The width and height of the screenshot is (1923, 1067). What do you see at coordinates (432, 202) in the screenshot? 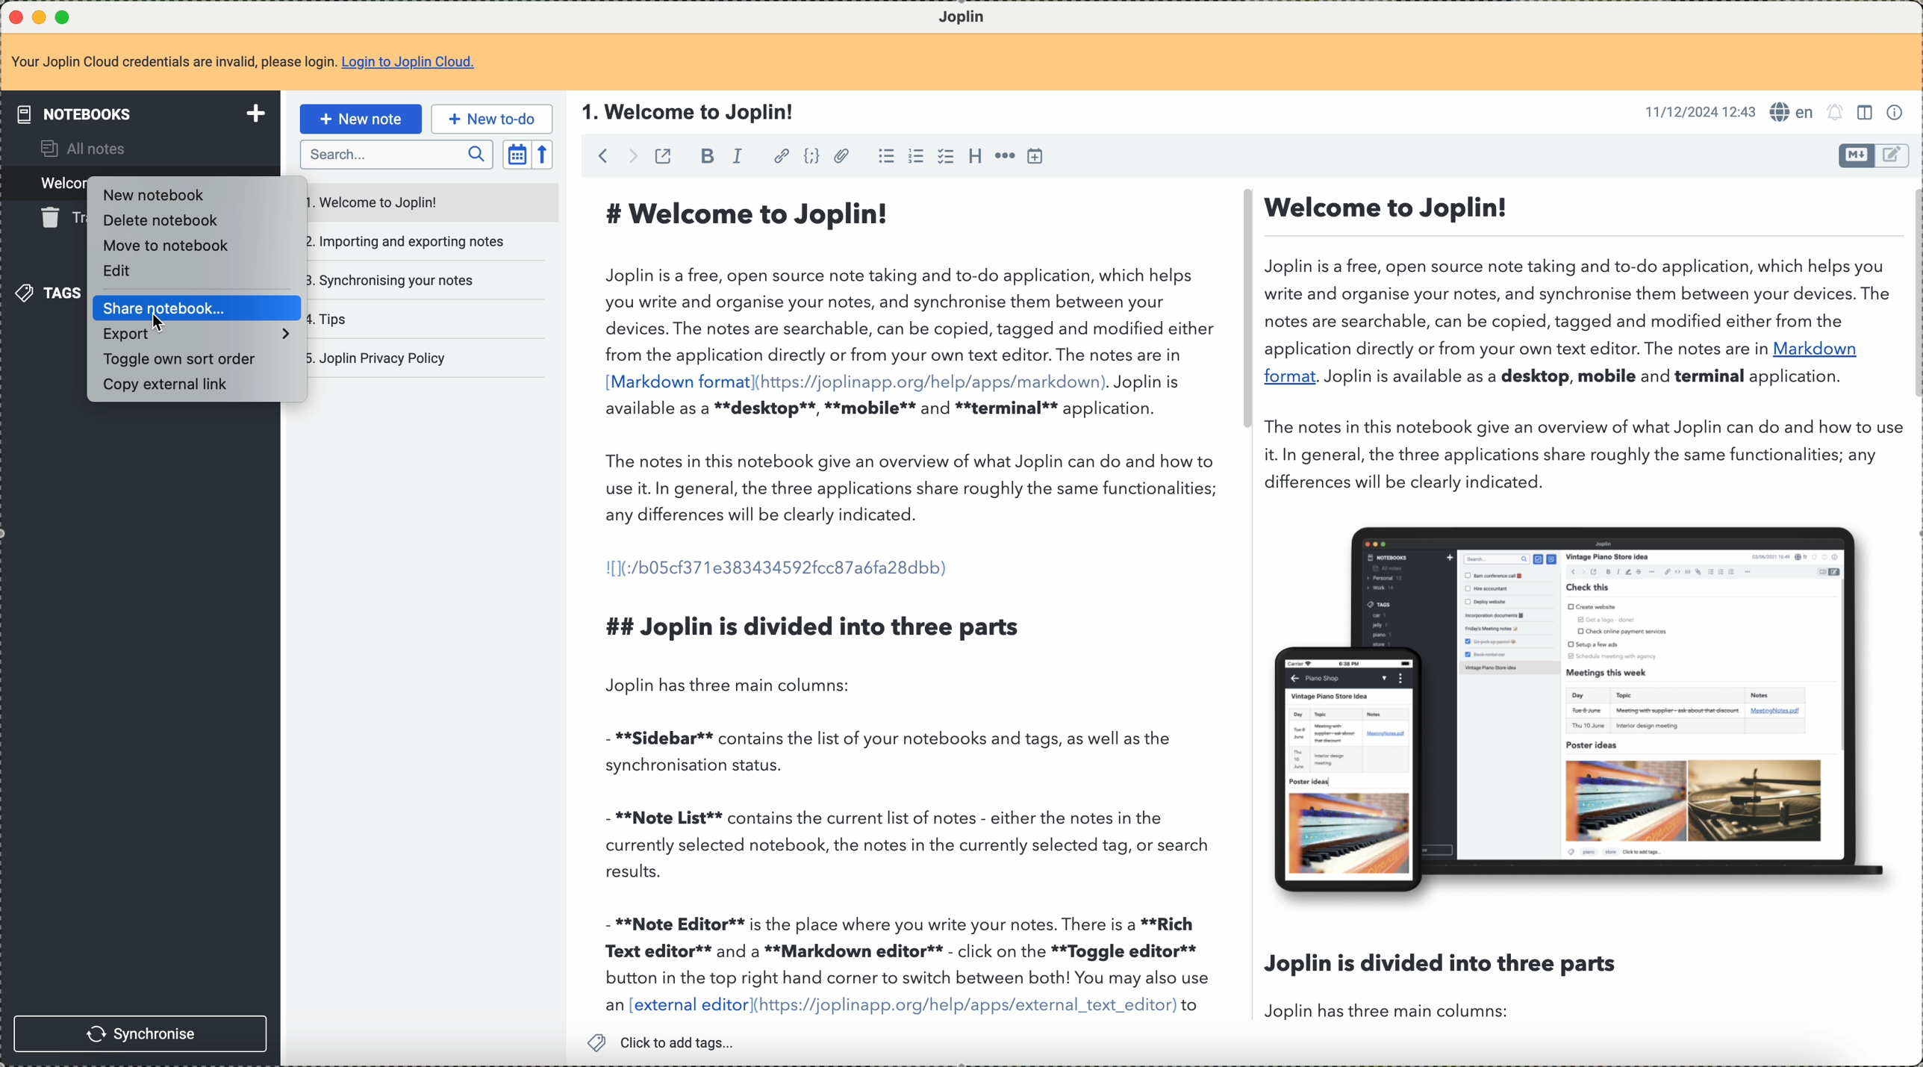
I see `welcome to Joplin note` at bounding box center [432, 202].